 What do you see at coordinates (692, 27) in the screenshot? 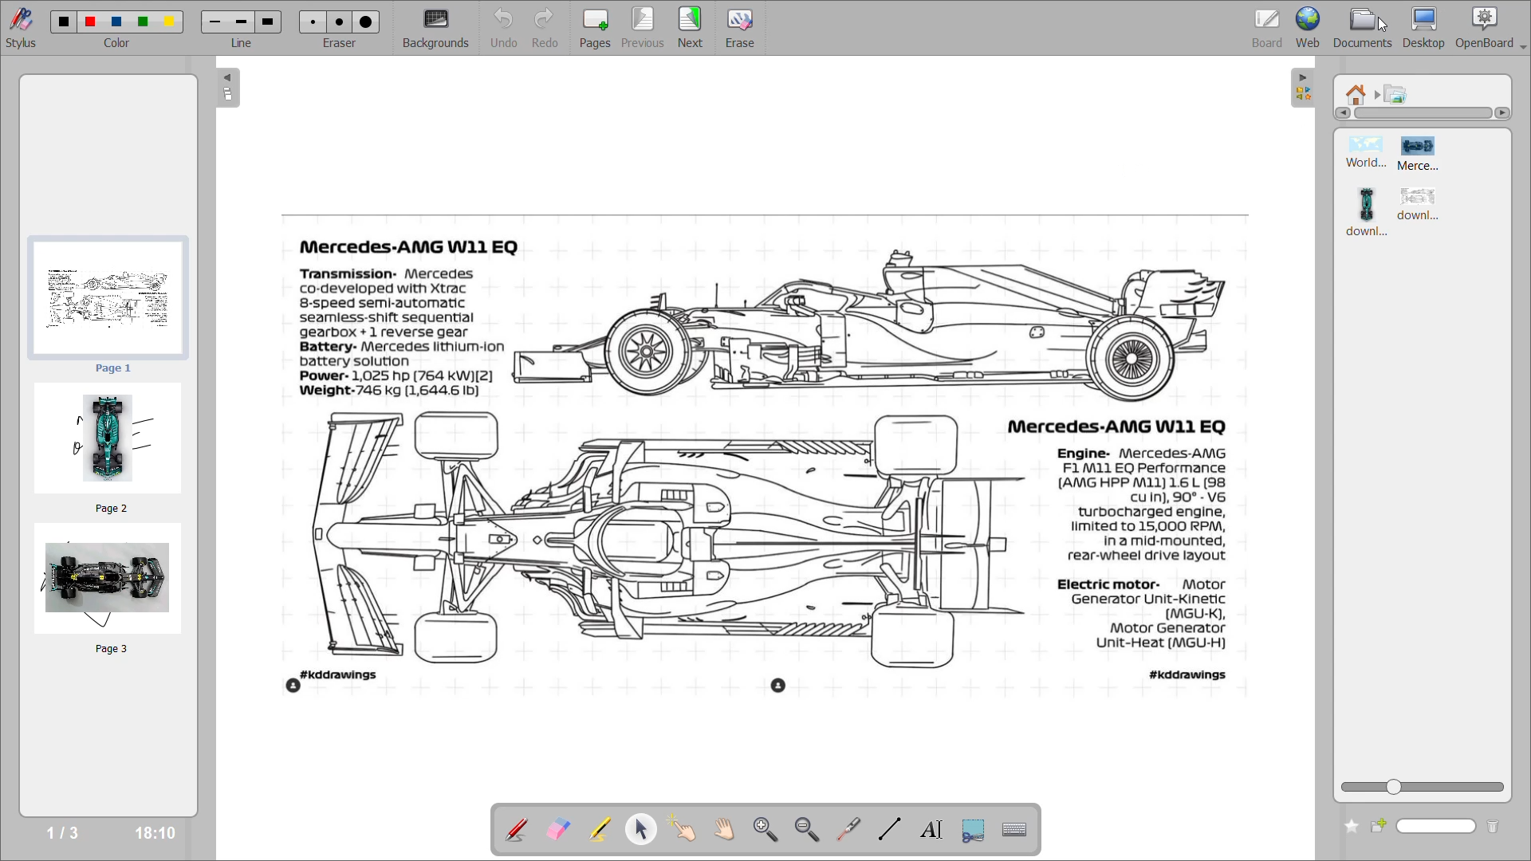
I see `next` at bounding box center [692, 27].